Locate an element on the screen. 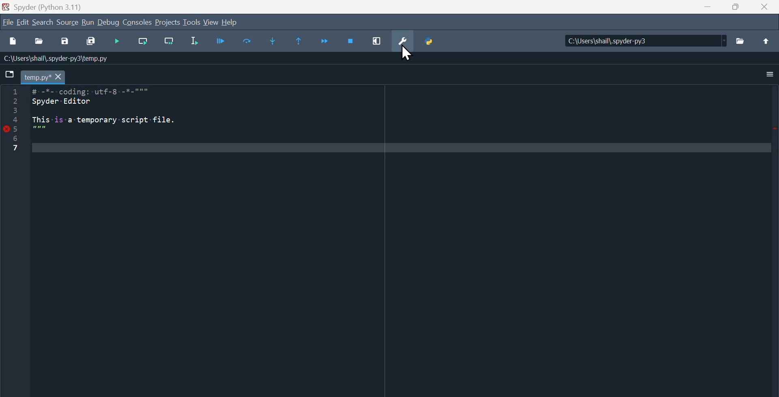  Python path manager is located at coordinates (436, 42).